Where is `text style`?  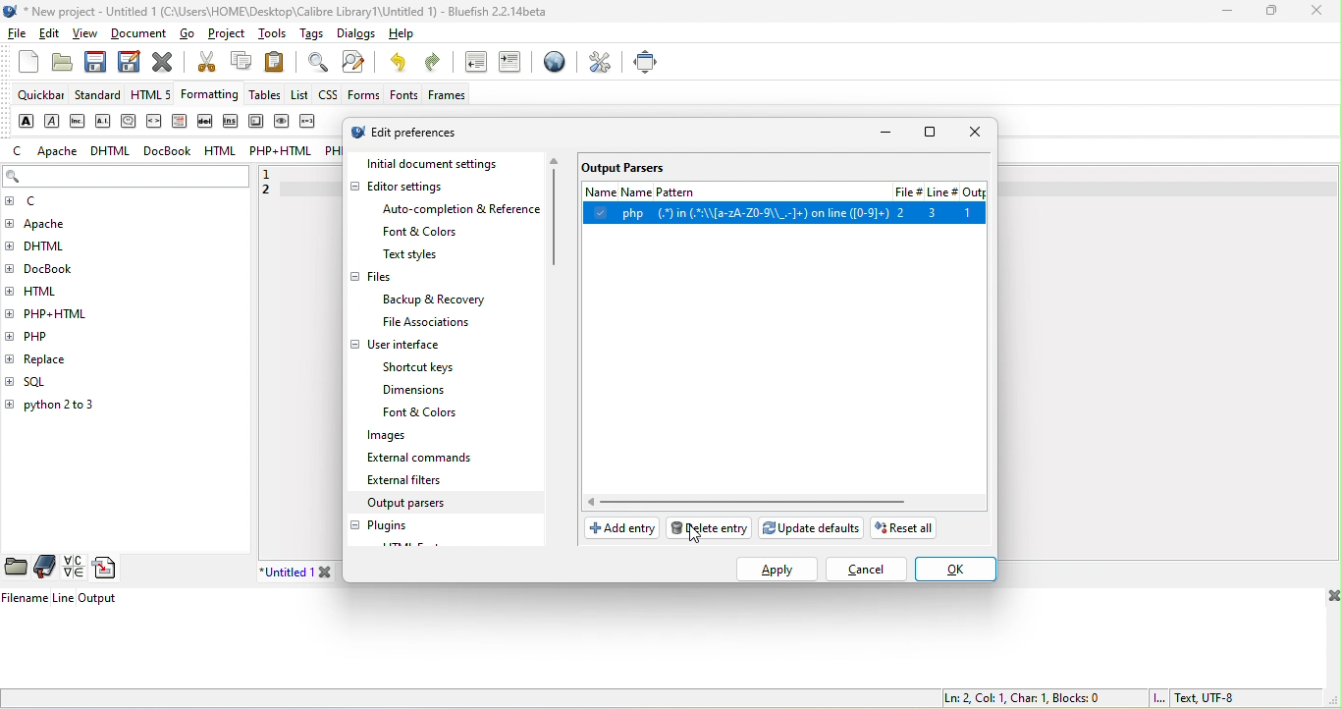
text style is located at coordinates (411, 255).